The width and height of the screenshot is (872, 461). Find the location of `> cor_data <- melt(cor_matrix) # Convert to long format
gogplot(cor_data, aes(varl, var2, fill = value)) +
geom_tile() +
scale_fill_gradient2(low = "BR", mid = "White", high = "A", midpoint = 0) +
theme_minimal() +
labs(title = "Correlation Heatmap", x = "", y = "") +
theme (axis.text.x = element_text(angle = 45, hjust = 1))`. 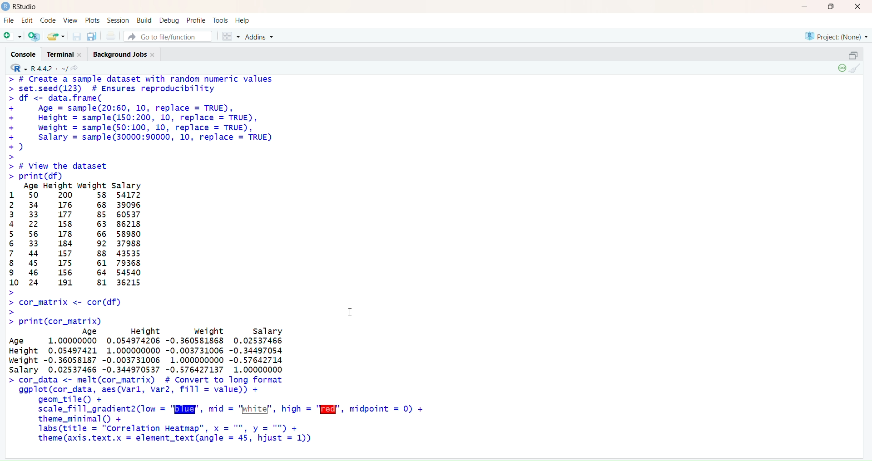

> cor_data <- melt(cor_matrix) # Convert to long format
gogplot(cor_data, aes(varl, var2, fill = value)) +
geom_tile() +
scale_fill_gradient2(low = "BR", mid = "White", high = "A", midpoint = 0) +
theme_minimal() +
labs(title = "Correlation Heatmap", x = "", y = "") +
theme (axis.text.x = element_text(angle = 45, hjust = 1)) is located at coordinates (219, 413).